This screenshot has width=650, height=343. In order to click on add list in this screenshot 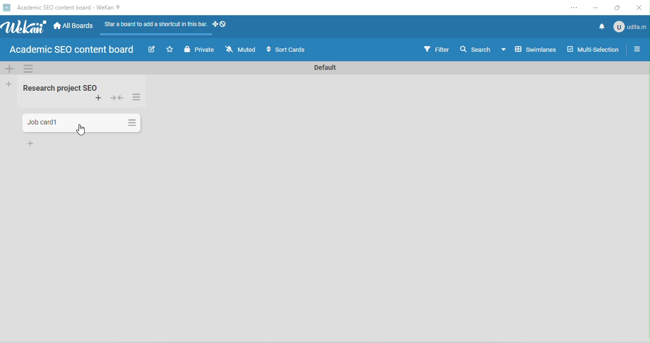, I will do `click(10, 85)`.